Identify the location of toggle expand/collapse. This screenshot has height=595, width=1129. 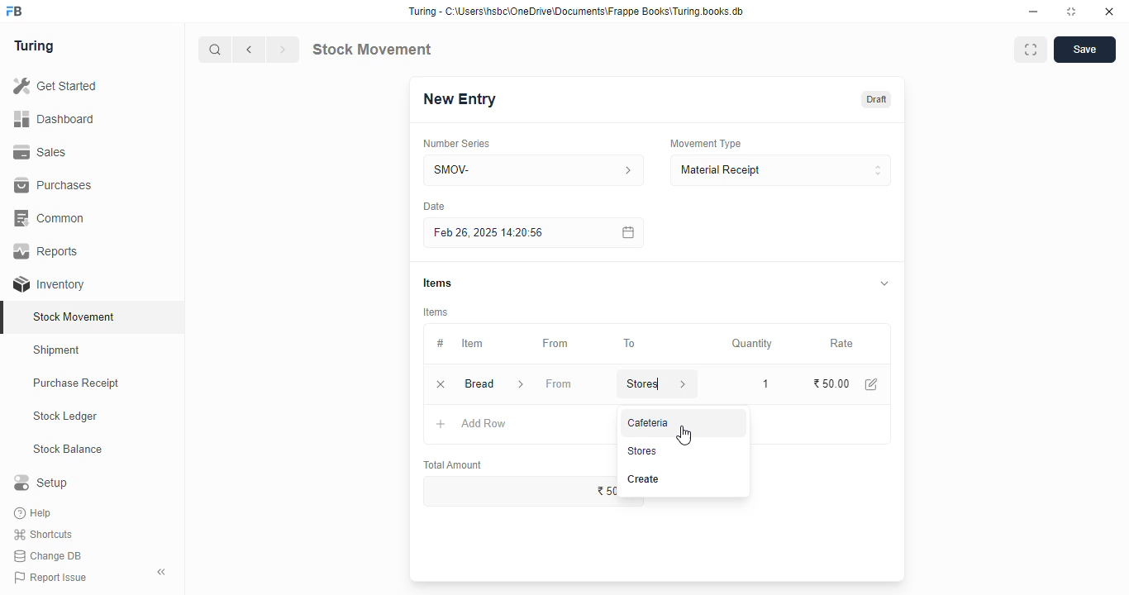
(885, 283).